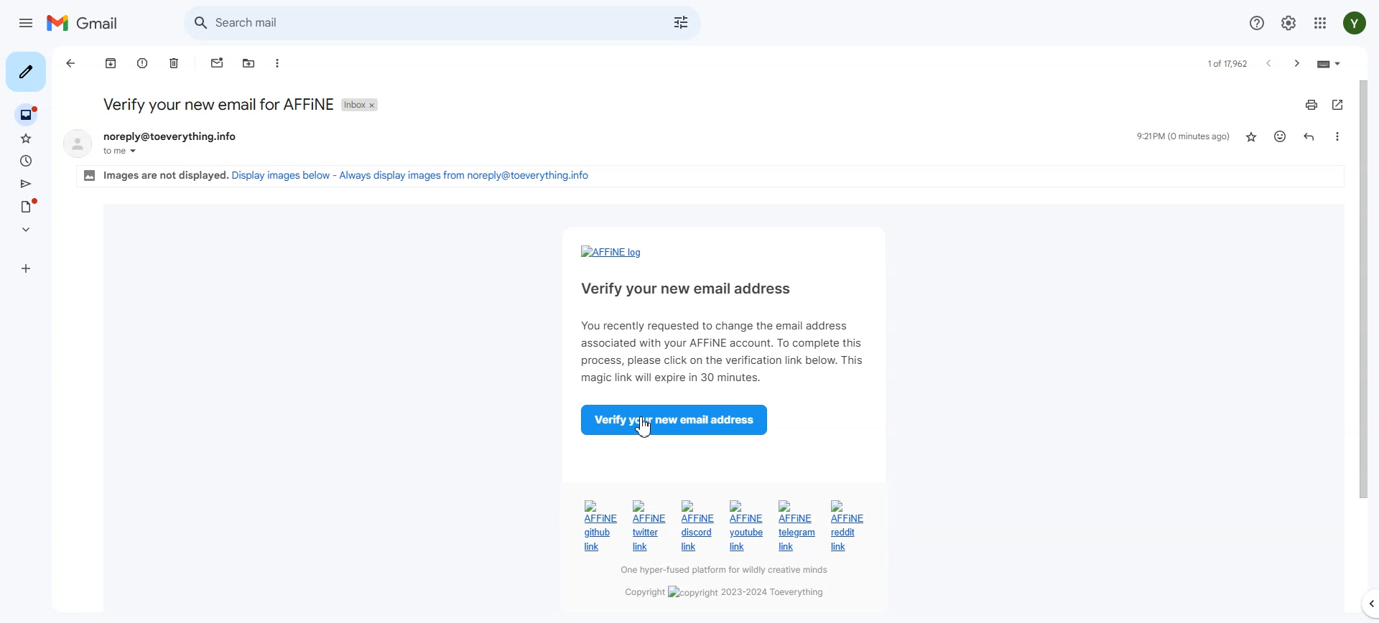 Image resolution: width=1379 pixels, height=623 pixels. I want to click on Not Starred, so click(1248, 137).